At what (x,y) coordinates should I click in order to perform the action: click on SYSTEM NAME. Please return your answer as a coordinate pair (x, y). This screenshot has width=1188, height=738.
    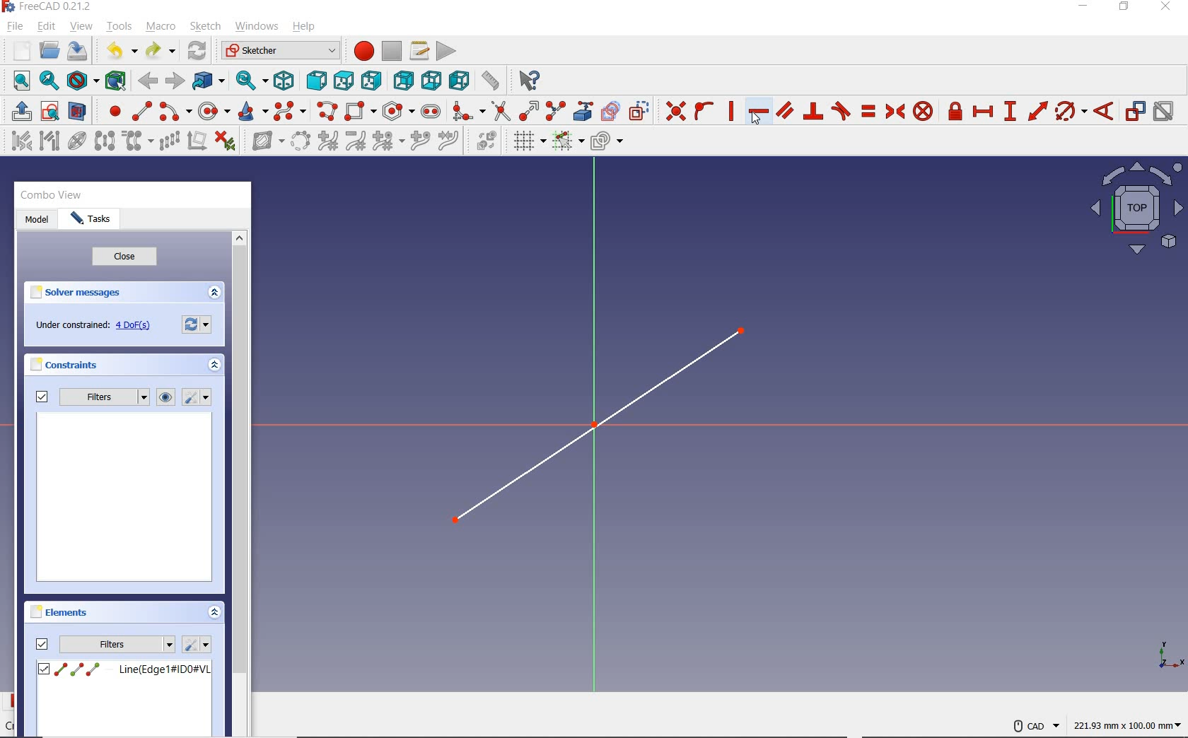
    Looking at the image, I should click on (50, 7).